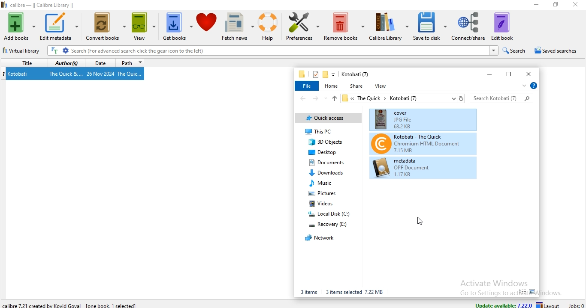  Describe the element at coordinates (576, 304) in the screenshot. I see `jobs: 0` at that location.